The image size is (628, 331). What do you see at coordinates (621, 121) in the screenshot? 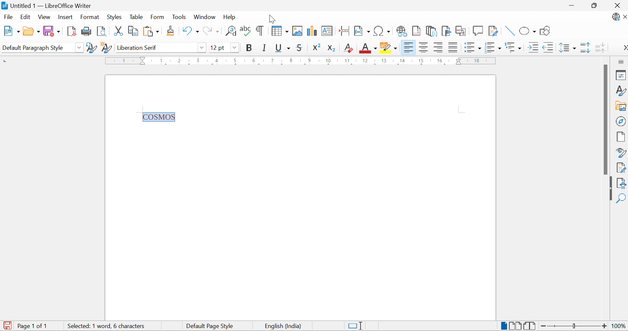
I see `Navigator` at bounding box center [621, 121].